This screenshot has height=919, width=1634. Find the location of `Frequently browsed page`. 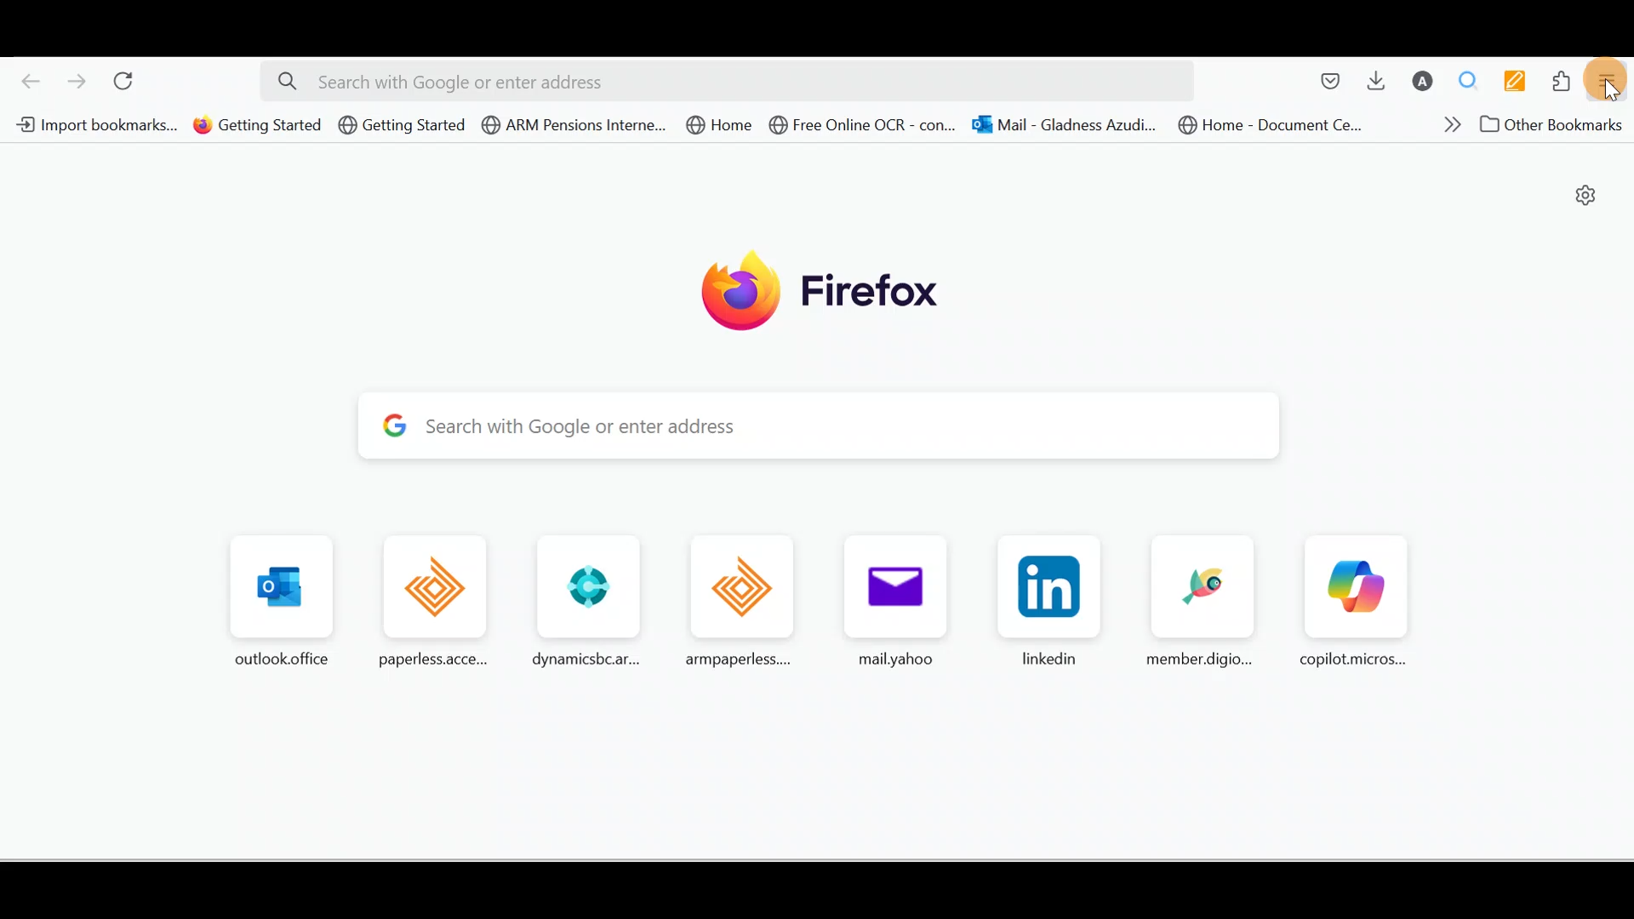

Frequently browsed page is located at coordinates (1045, 602).